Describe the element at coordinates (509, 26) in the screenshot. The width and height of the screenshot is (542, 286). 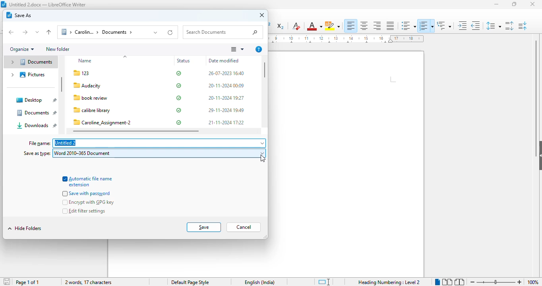
I see `increase paragraph spacing` at that location.